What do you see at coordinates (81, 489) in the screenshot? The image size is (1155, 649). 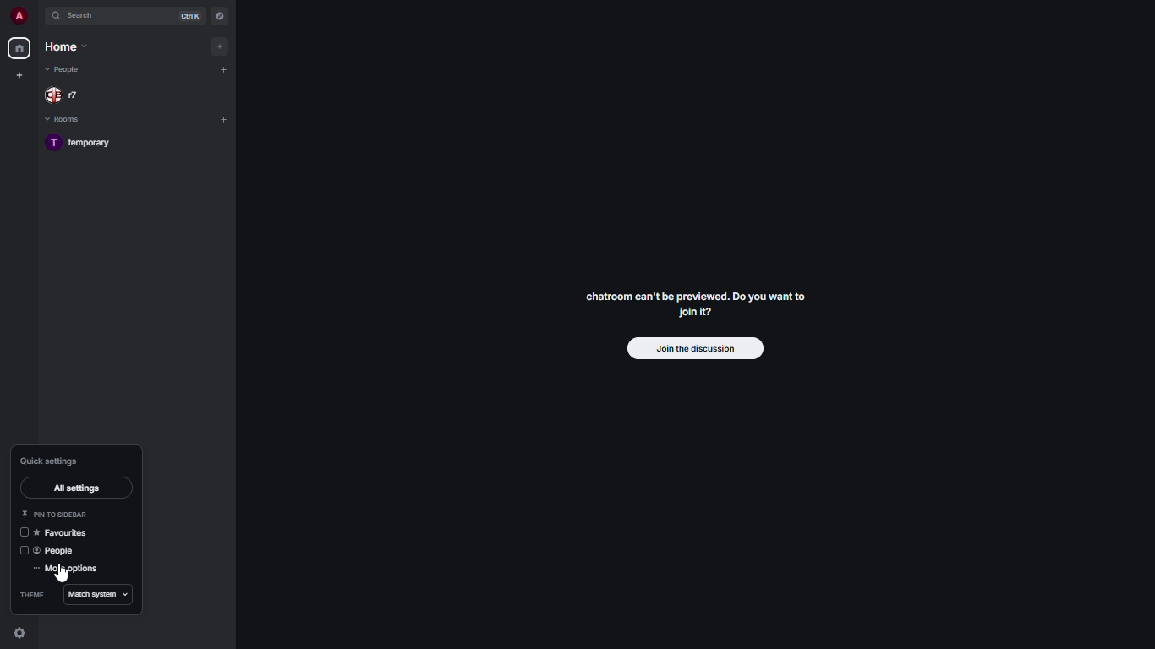 I see `all settings` at bounding box center [81, 489].